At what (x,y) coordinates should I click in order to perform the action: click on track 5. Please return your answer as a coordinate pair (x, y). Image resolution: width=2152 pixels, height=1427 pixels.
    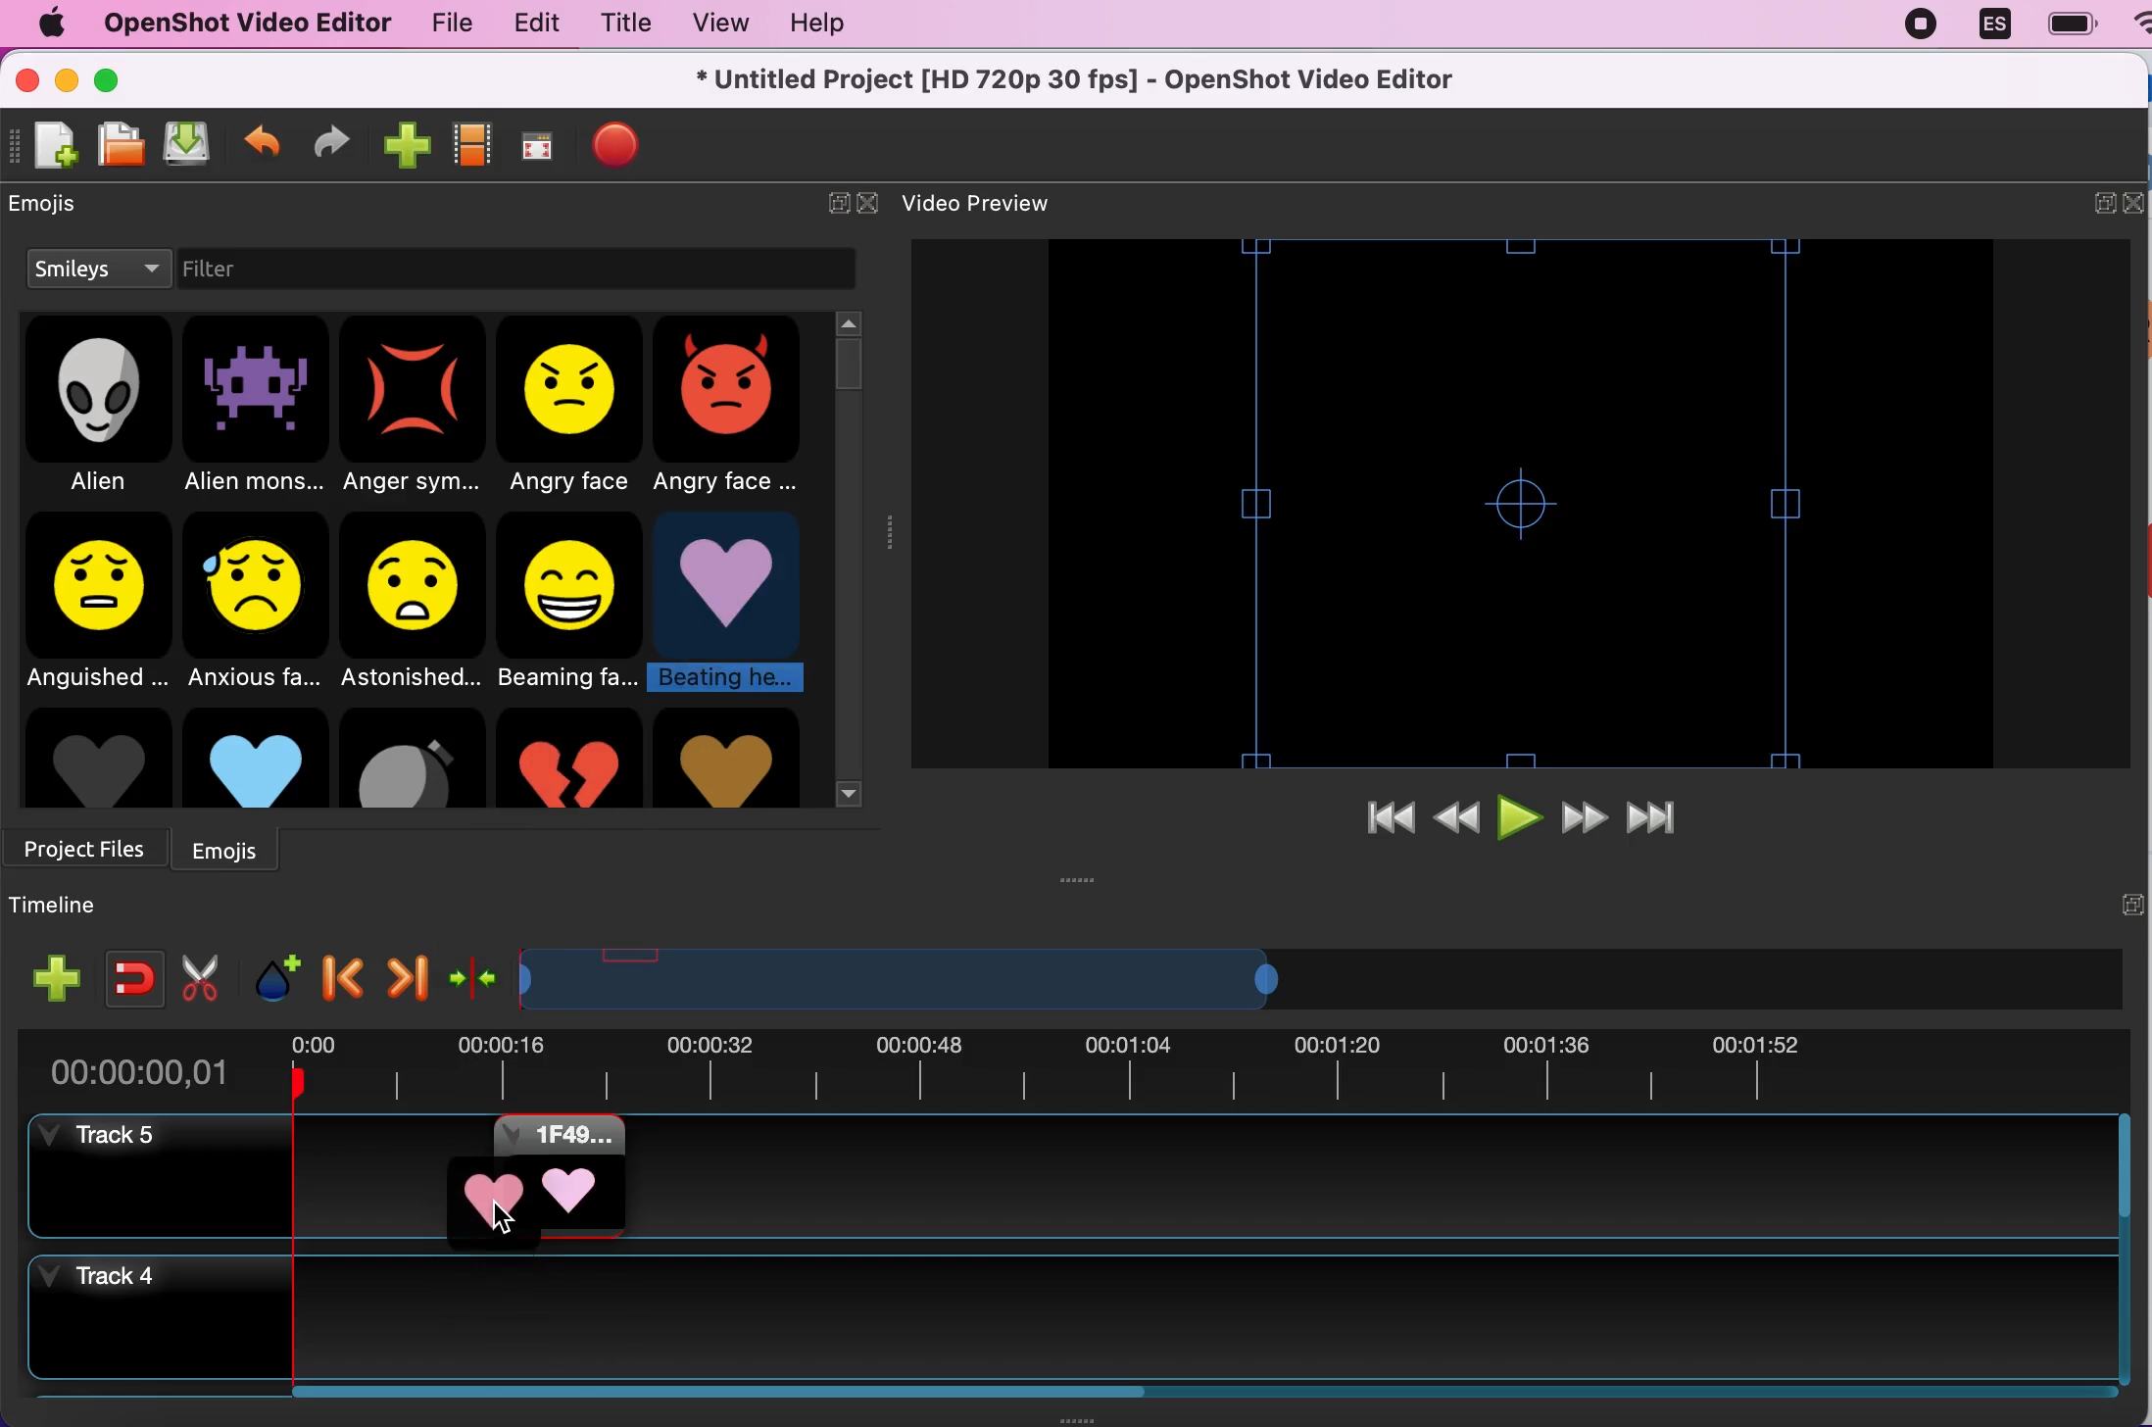
    Looking at the image, I should click on (114, 1137).